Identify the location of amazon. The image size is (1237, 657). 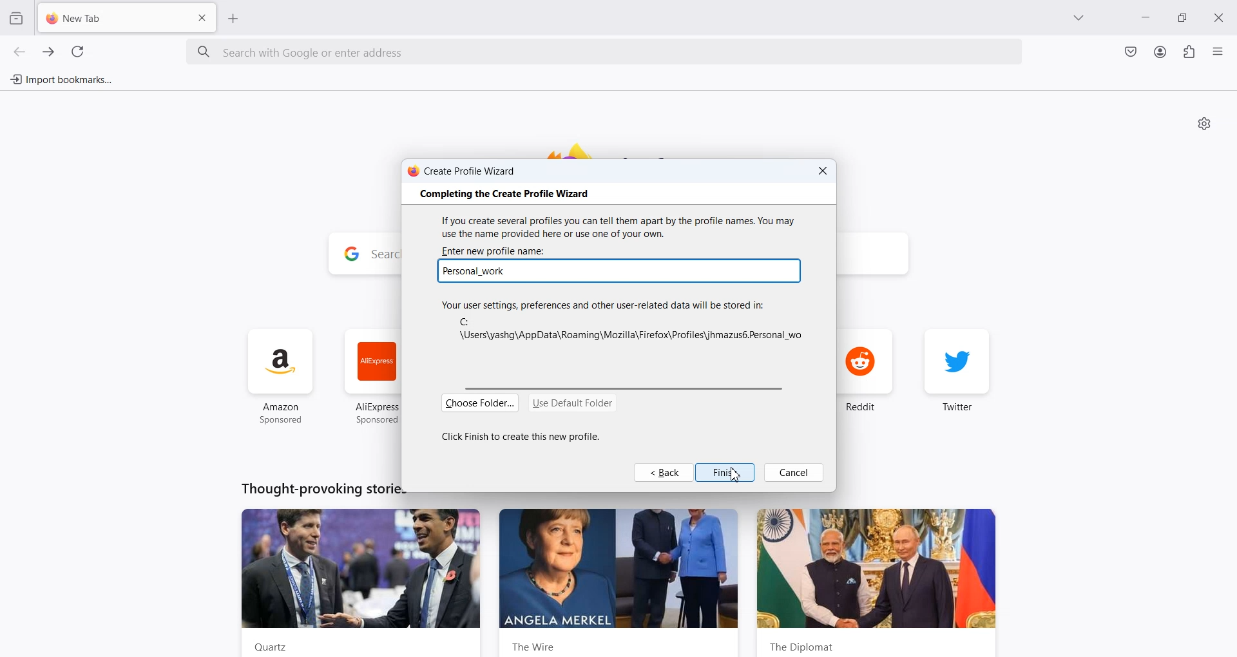
(283, 376).